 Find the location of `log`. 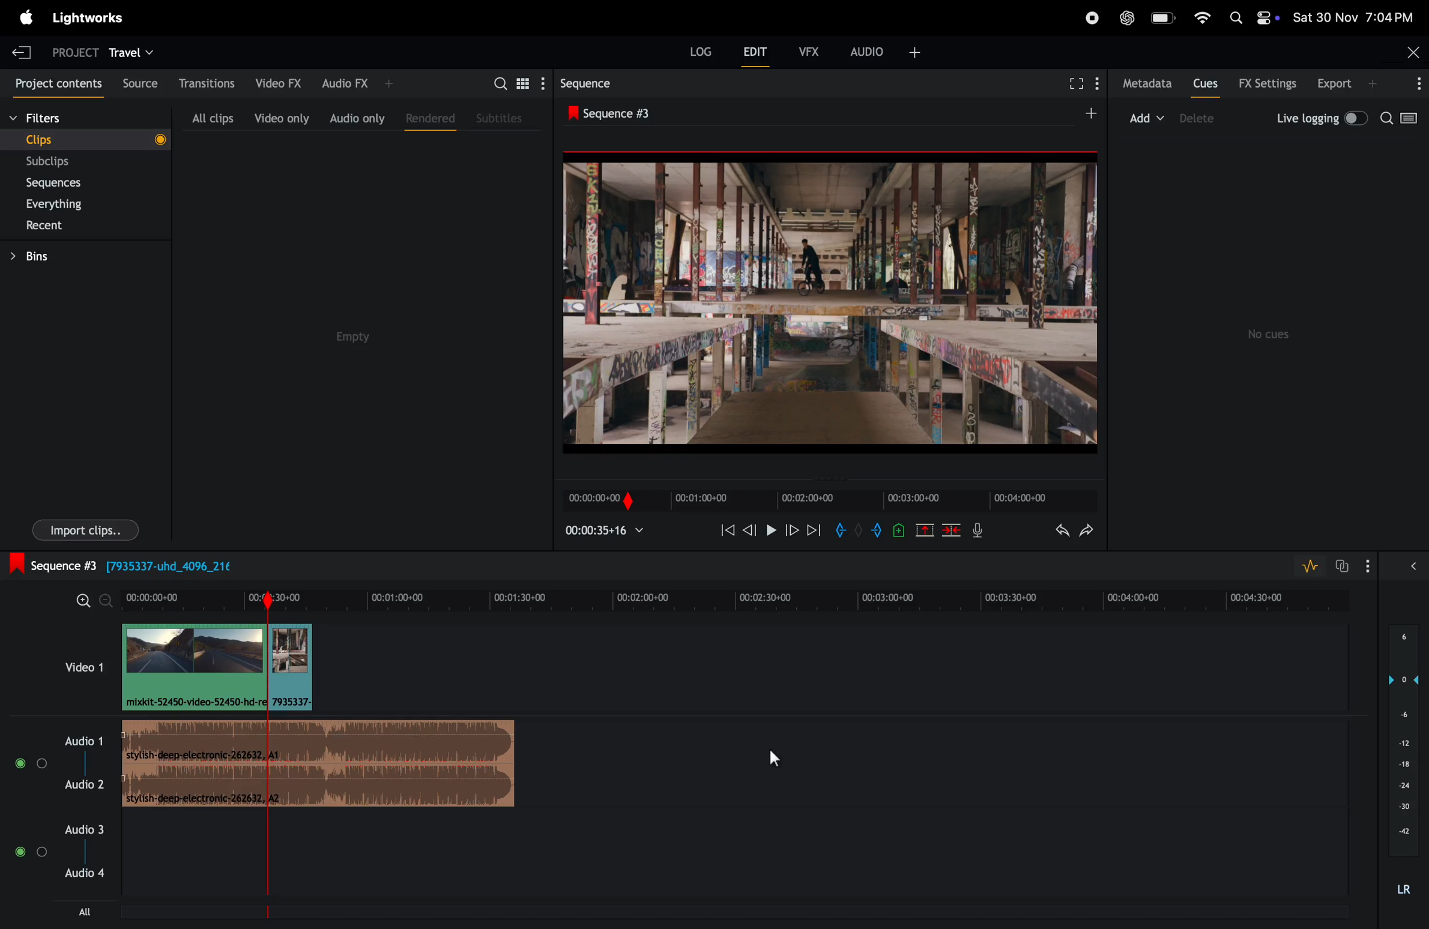

log is located at coordinates (693, 55).